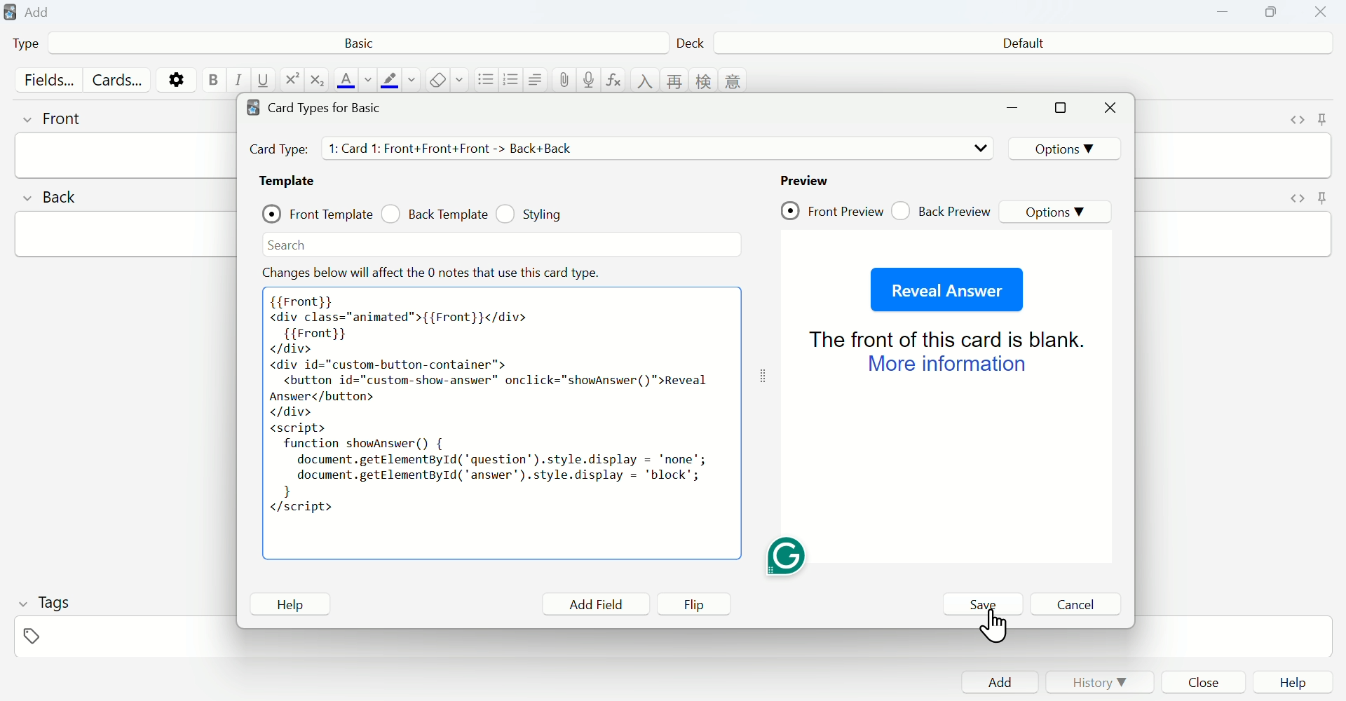  I want to click on subscript, so click(318, 80).